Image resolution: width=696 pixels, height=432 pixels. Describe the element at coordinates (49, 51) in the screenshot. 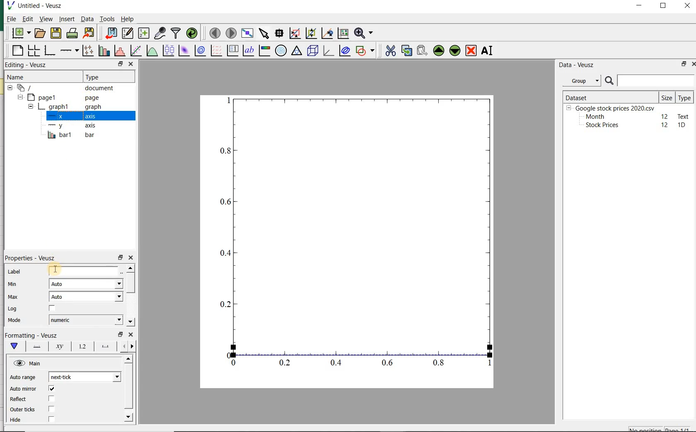

I see `base graph` at that location.